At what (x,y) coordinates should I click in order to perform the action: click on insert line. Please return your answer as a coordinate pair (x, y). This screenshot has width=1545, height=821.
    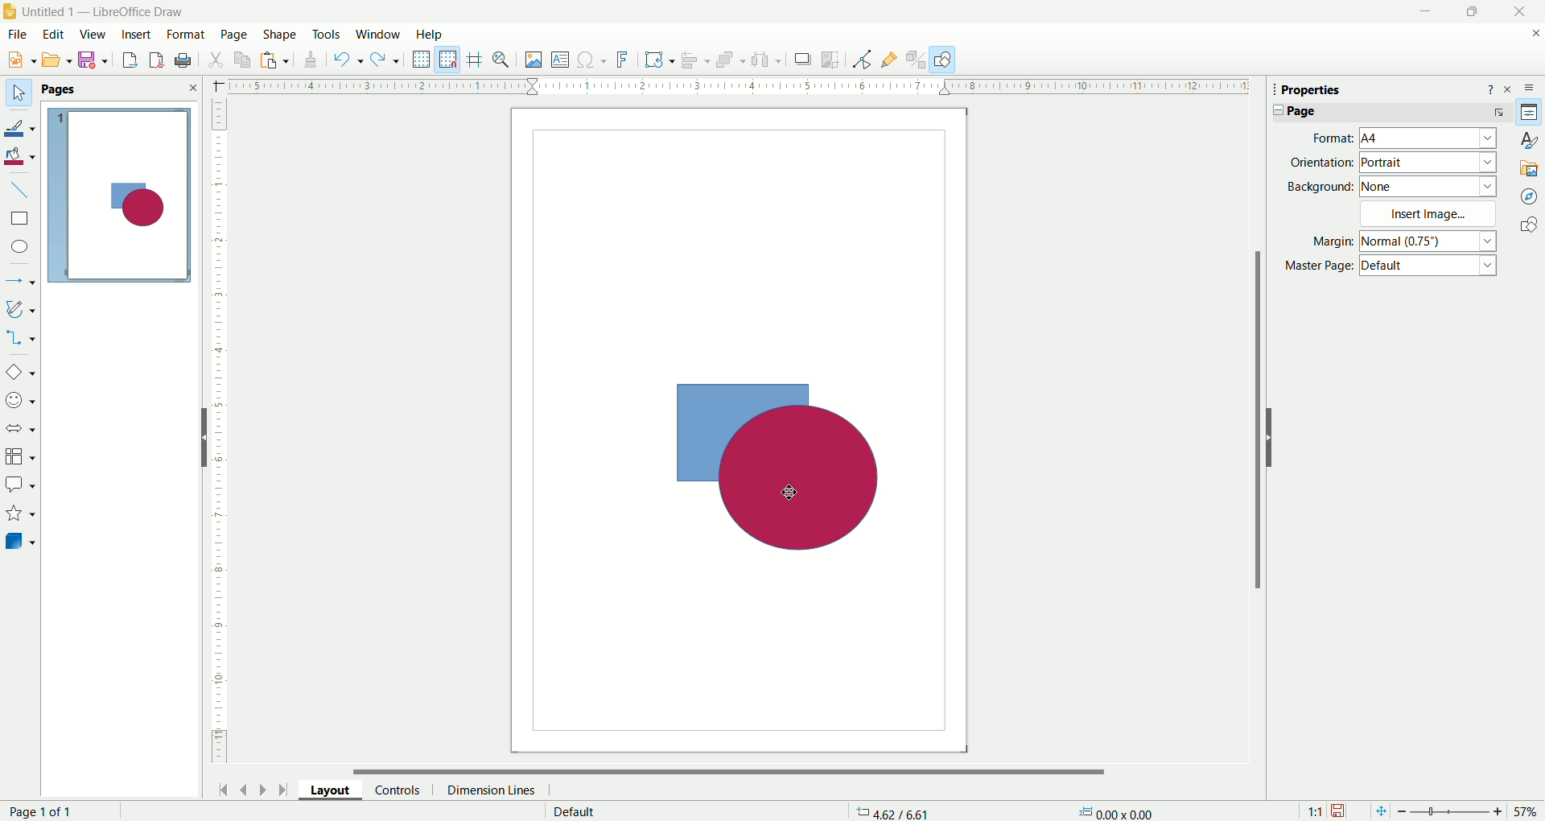
    Looking at the image, I should click on (26, 190).